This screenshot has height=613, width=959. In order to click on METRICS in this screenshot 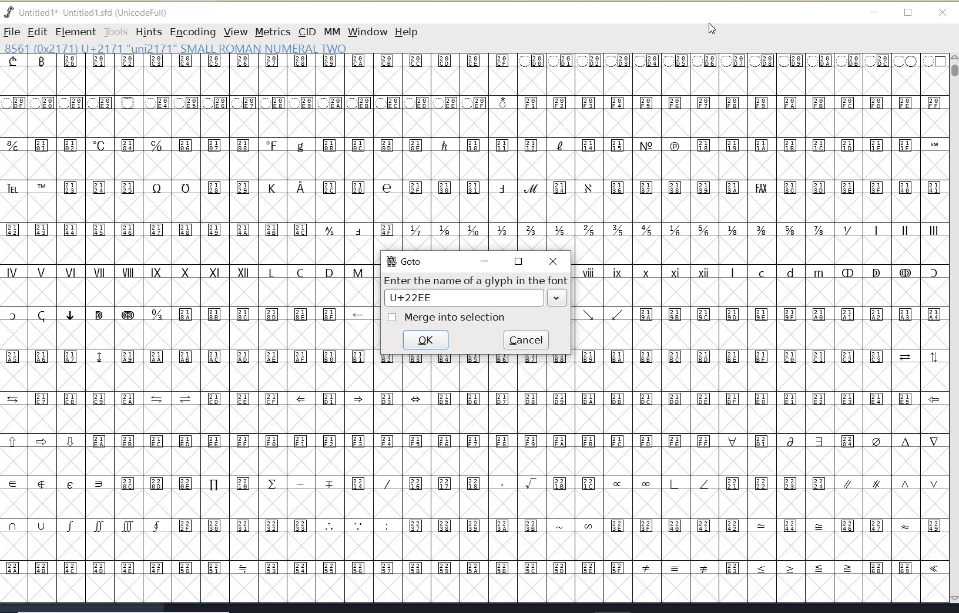, I will do `click(273, 32)`.